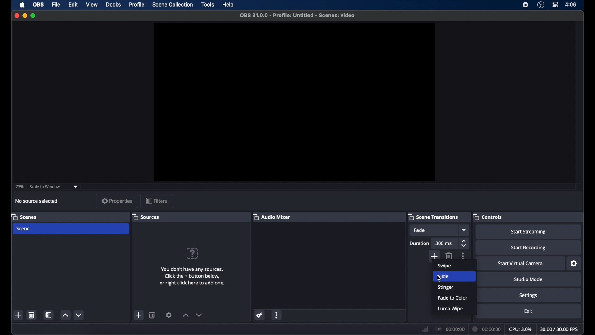 This screenshot has width=595, height=335. Describe the element at coordinates (451, 309) in the screenshot. I see `luma wipe` at that location.